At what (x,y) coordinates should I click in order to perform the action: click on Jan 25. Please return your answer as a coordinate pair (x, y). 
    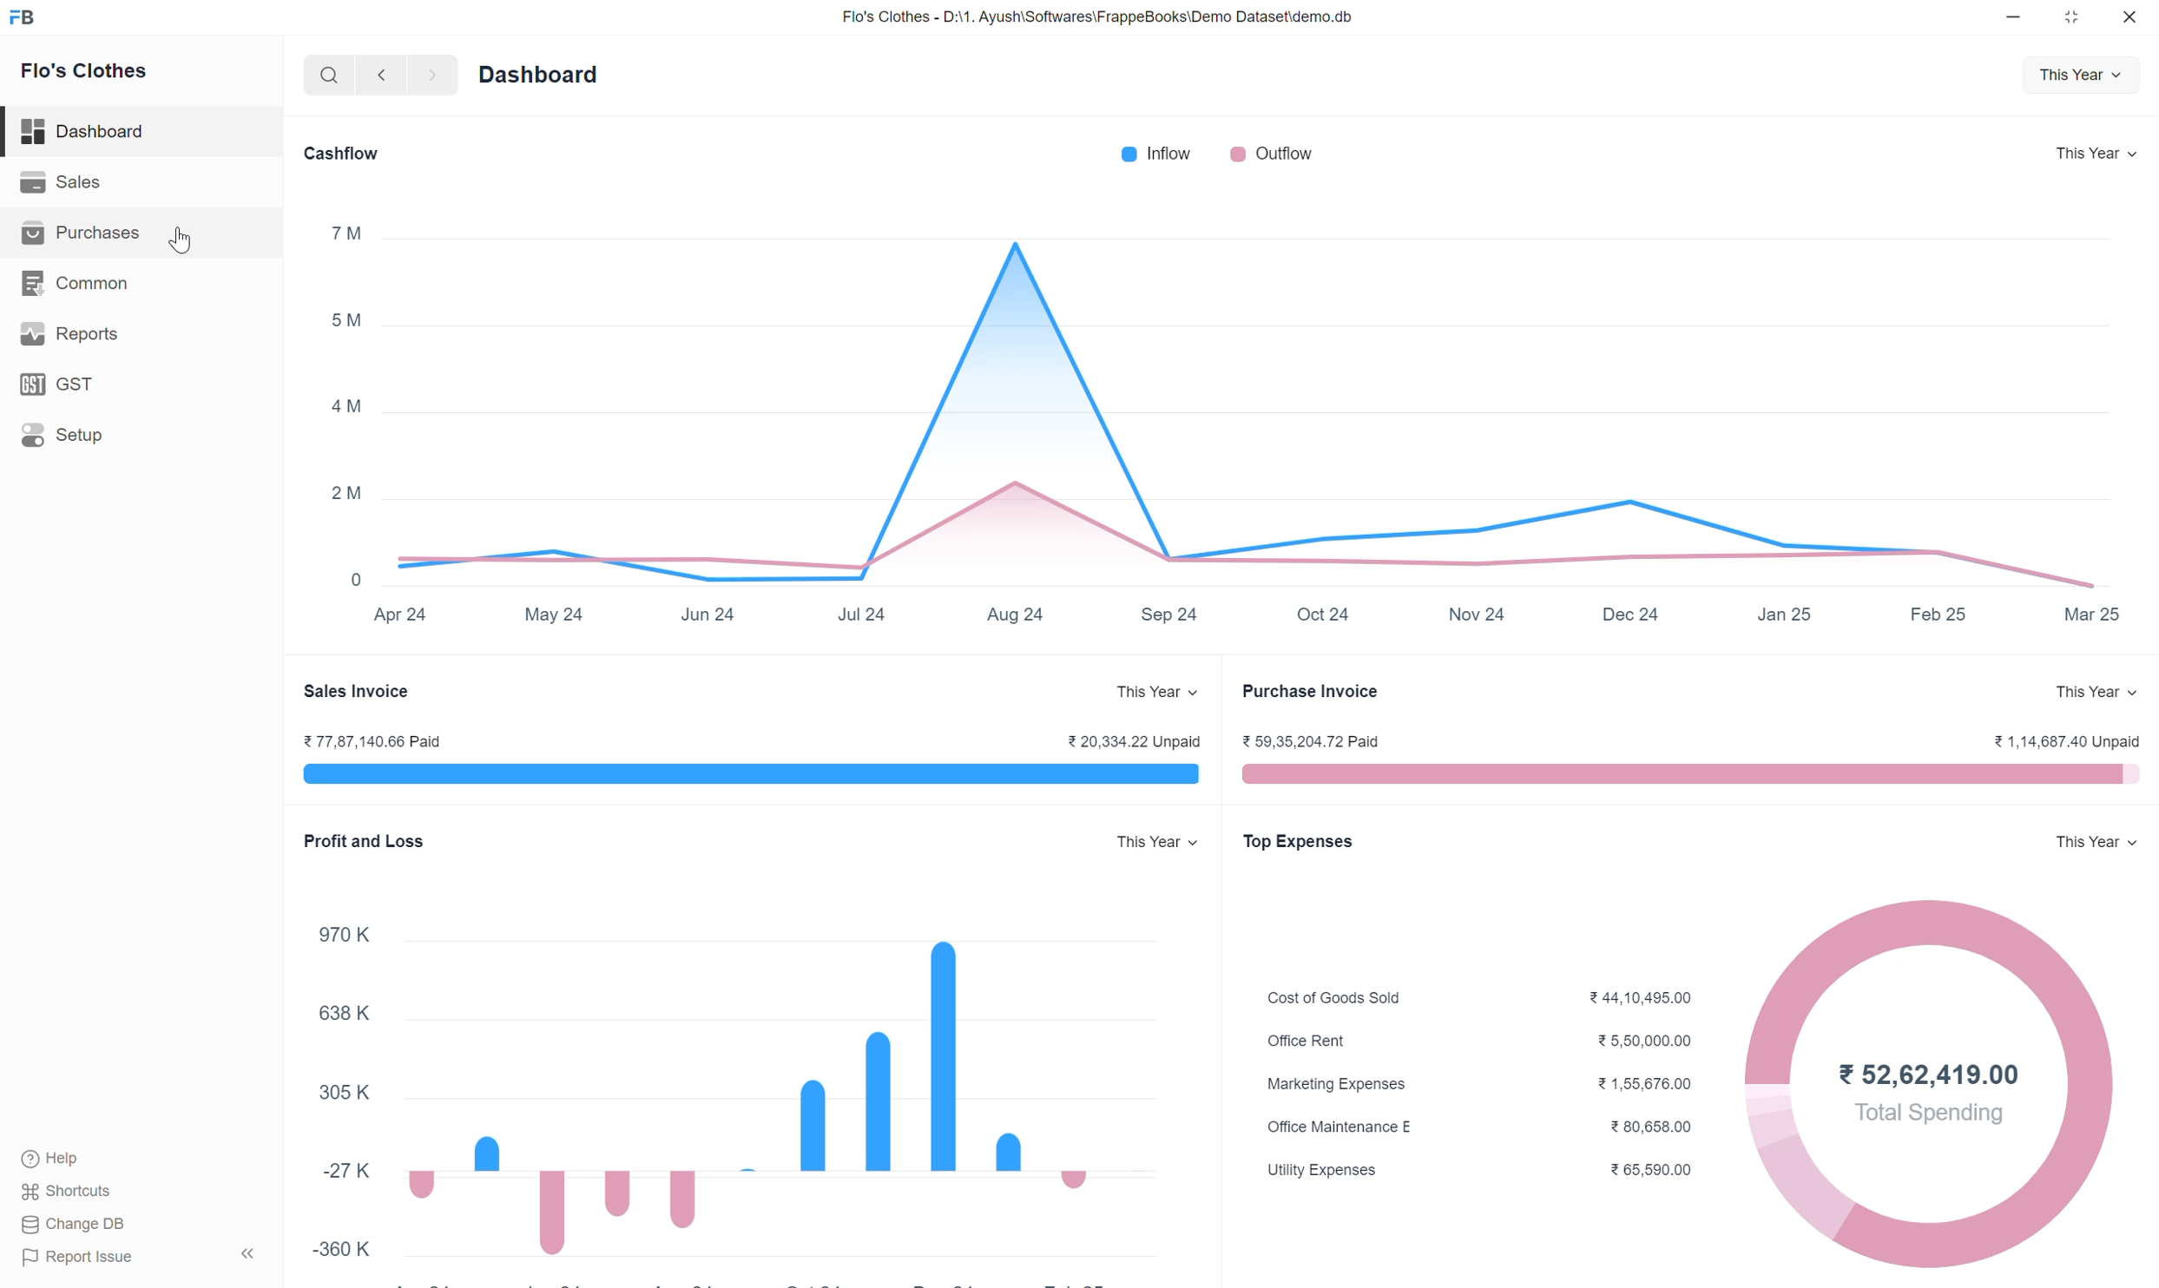
    Looking at the image, I should click on (1785, 614).